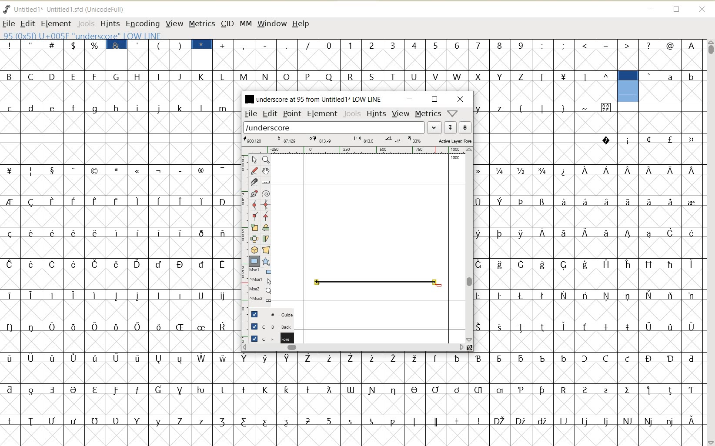 This screenshot has width=715, height=446. I want to click on ACTIVE LAYR, so click(357, 140).